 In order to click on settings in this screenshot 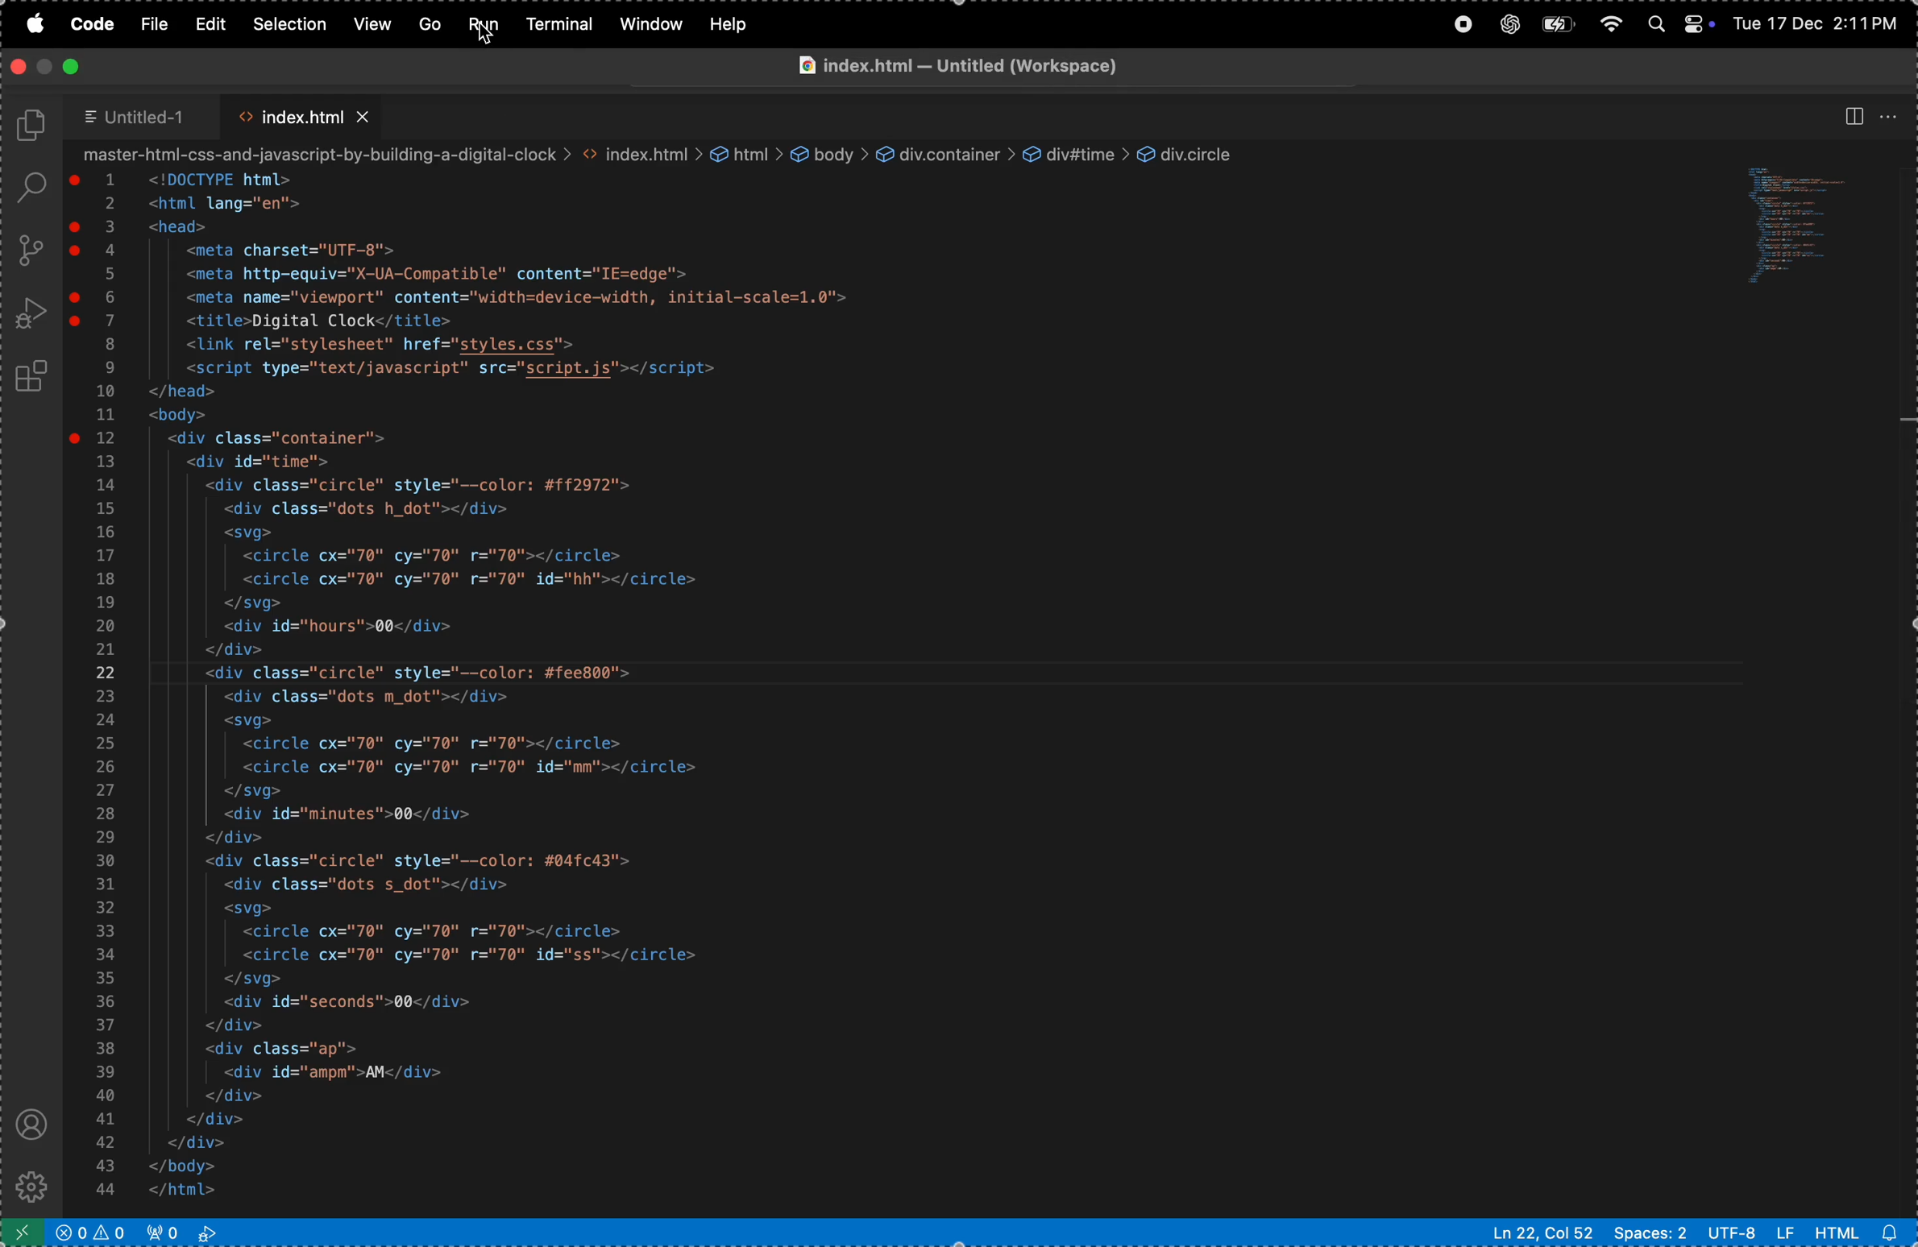, I will do `click(27, 1183)`.